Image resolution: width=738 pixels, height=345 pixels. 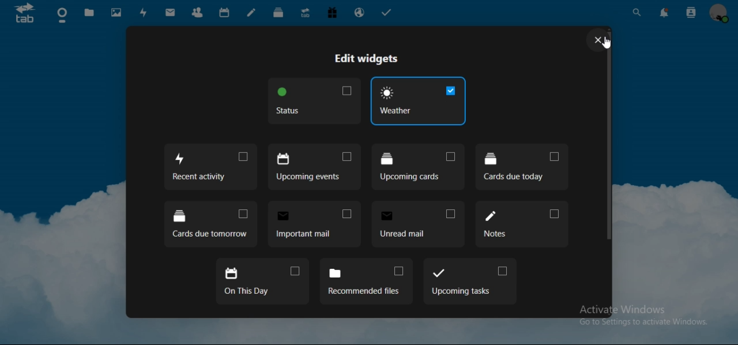 What do you see at coordinates (225, 13) in the screenshot?
I see `calendar` at bounding box center [225, 13].